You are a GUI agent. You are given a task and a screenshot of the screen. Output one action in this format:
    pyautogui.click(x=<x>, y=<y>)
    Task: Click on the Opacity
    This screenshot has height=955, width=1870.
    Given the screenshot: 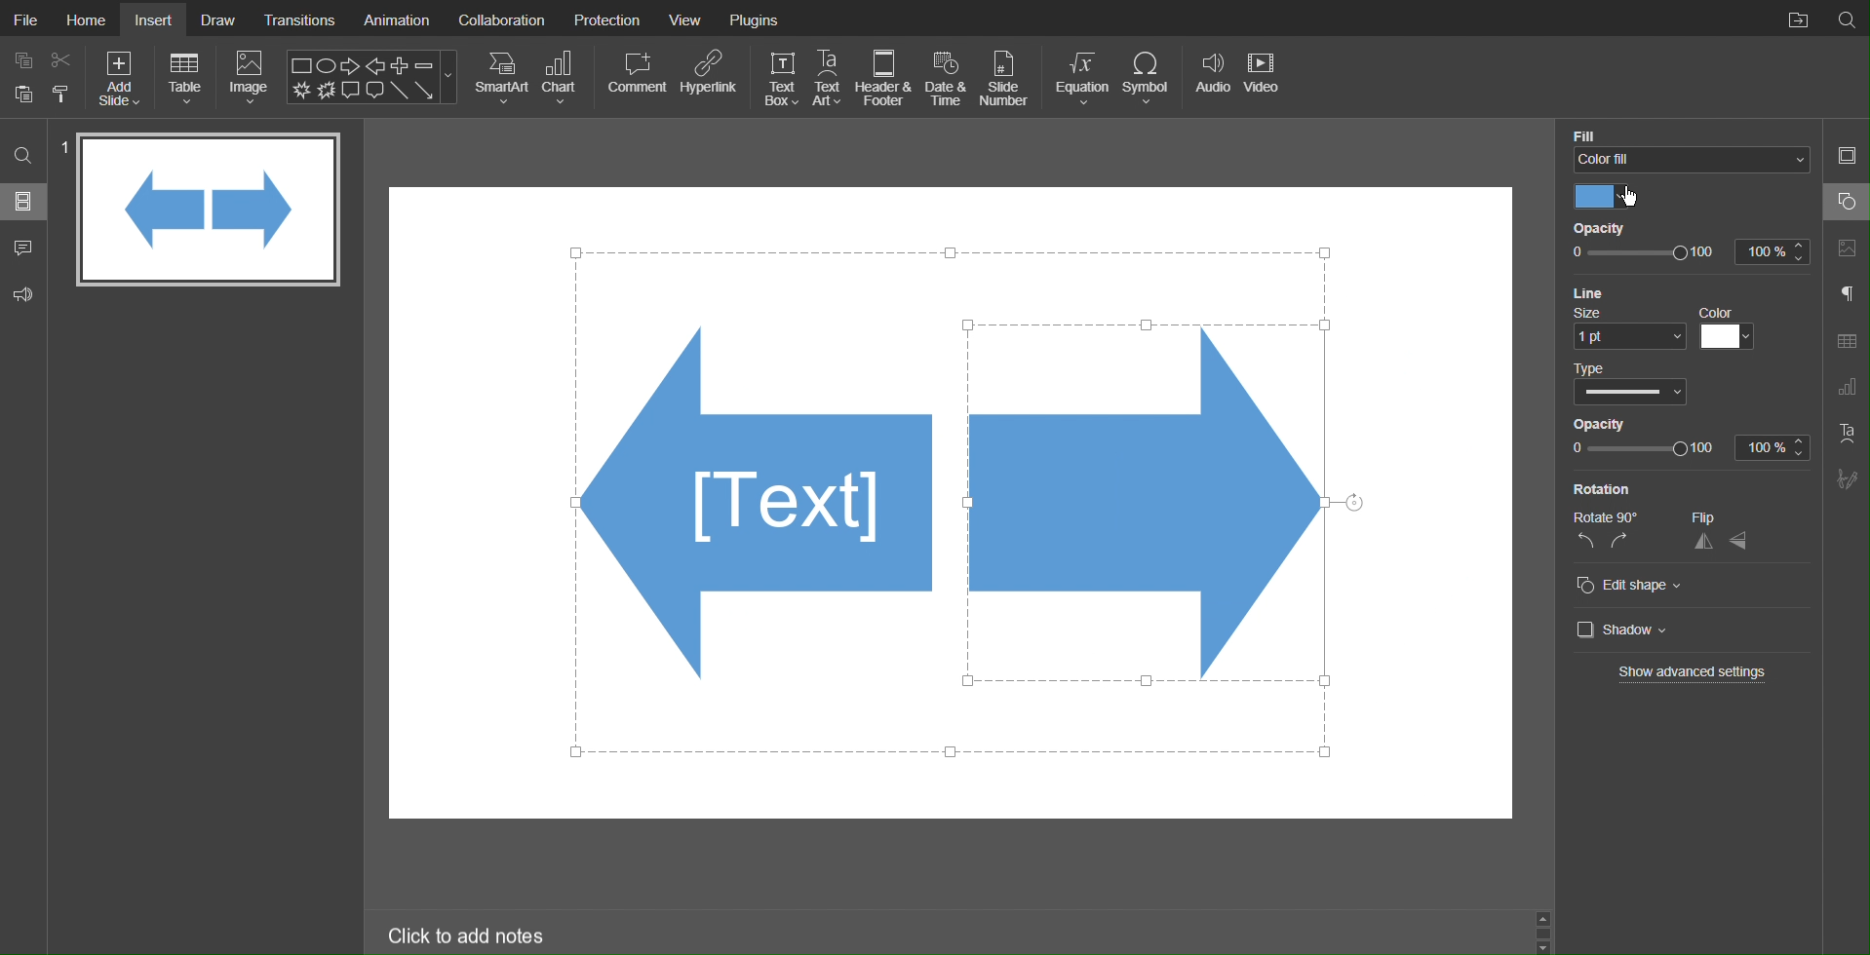 What is the action you would take?
    pyautogui.click(x=1615, y=423)
    